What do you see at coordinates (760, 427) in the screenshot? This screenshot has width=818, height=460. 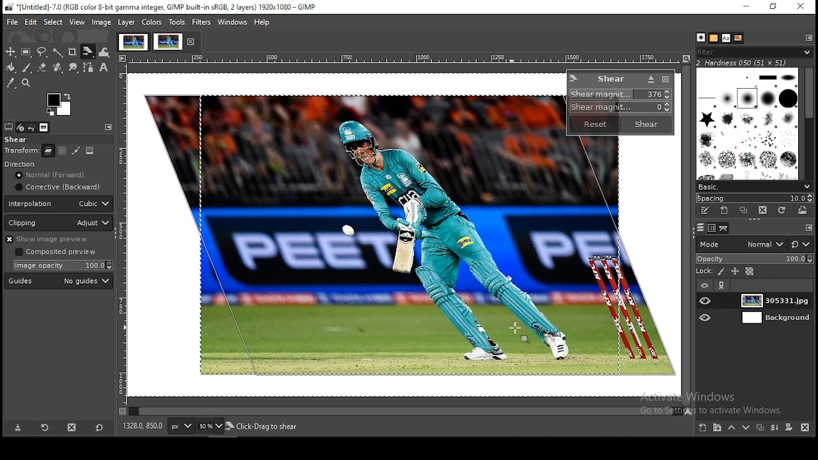 I see `duplicate layer` at bounding box center [760, 427].